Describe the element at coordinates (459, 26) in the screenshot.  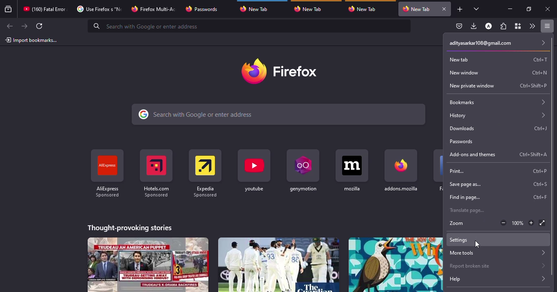
I see `save to pocket` at that location.